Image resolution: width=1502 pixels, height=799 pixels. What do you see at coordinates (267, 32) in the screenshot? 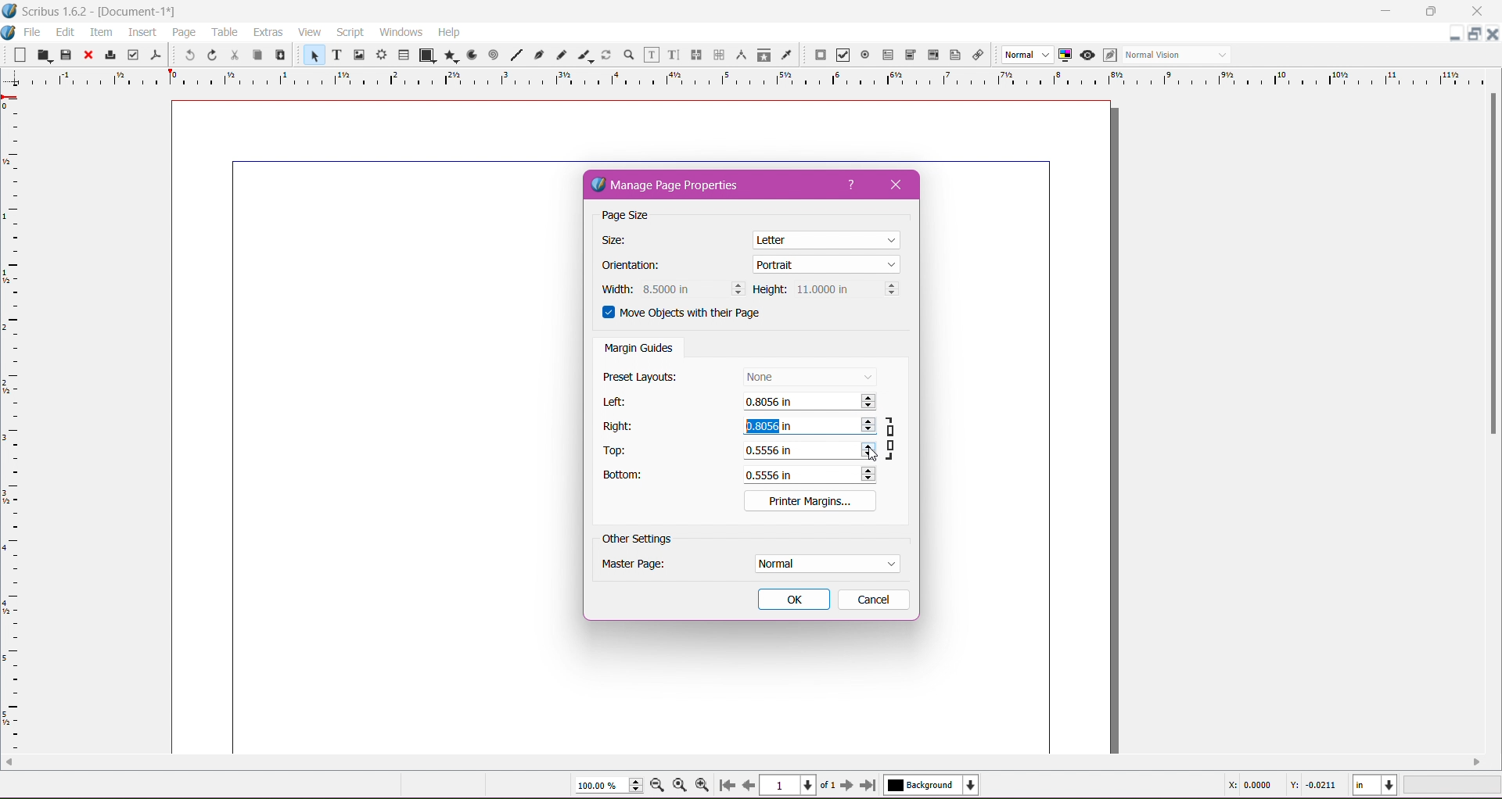
I see `Extras` at bounding box center [267, 32].